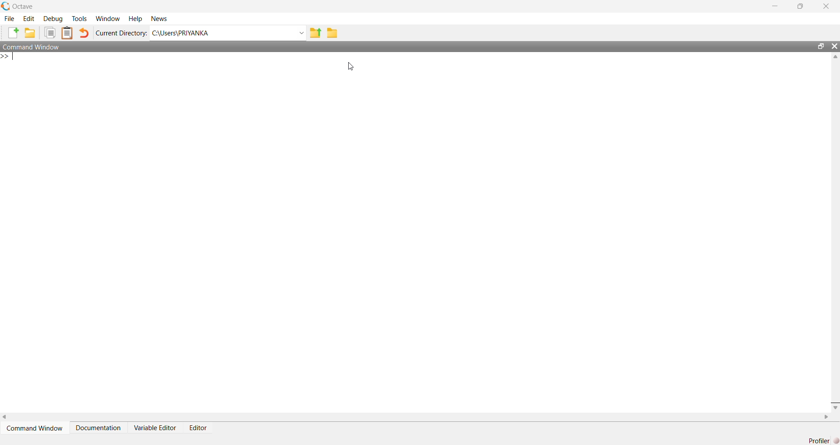 The width and height of the screenshot is (840, 445). What do you see at coordinates (800, 7) in the screenshot?
I see `Maximize` at bounding box center [800, 7].